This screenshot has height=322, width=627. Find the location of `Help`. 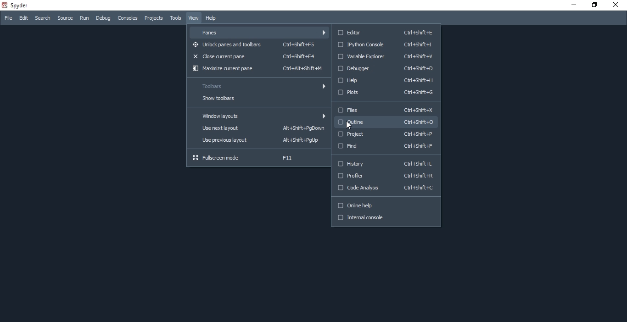

Help is located at coordinates (385, 79).